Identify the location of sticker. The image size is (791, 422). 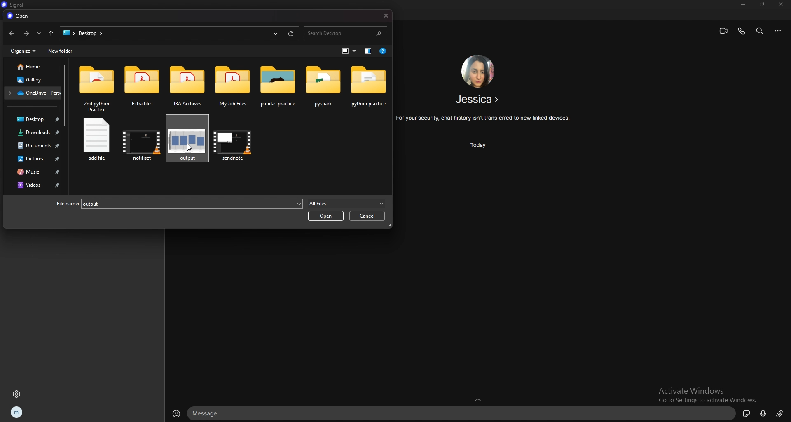
(746, 414).